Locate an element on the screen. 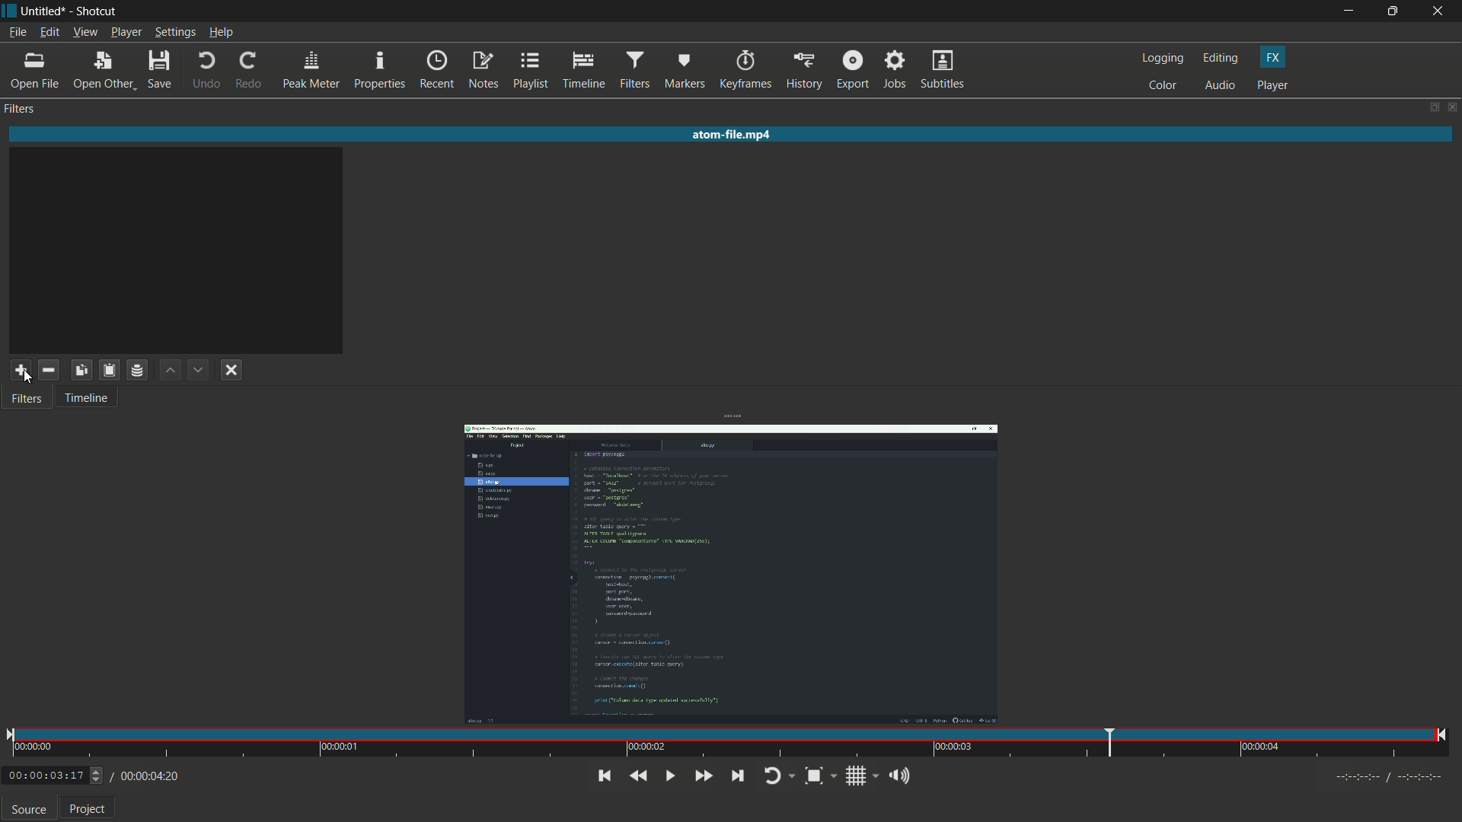 The width and height of the screenshot is (1462, 822). help menu is located at coordinates (220, 32).